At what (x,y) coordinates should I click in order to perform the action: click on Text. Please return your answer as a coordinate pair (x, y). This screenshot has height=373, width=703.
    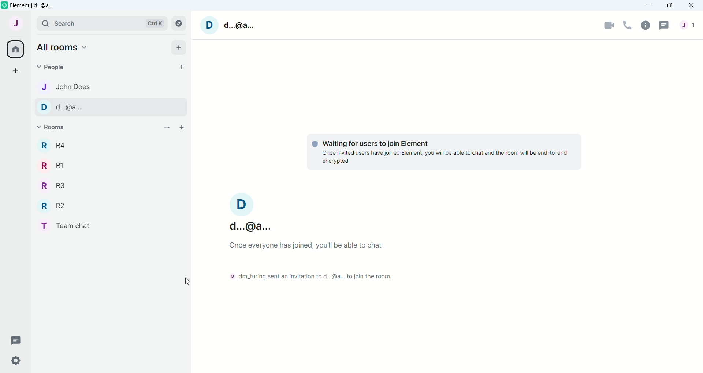
    Looking at the image, I should click on (315, 246).